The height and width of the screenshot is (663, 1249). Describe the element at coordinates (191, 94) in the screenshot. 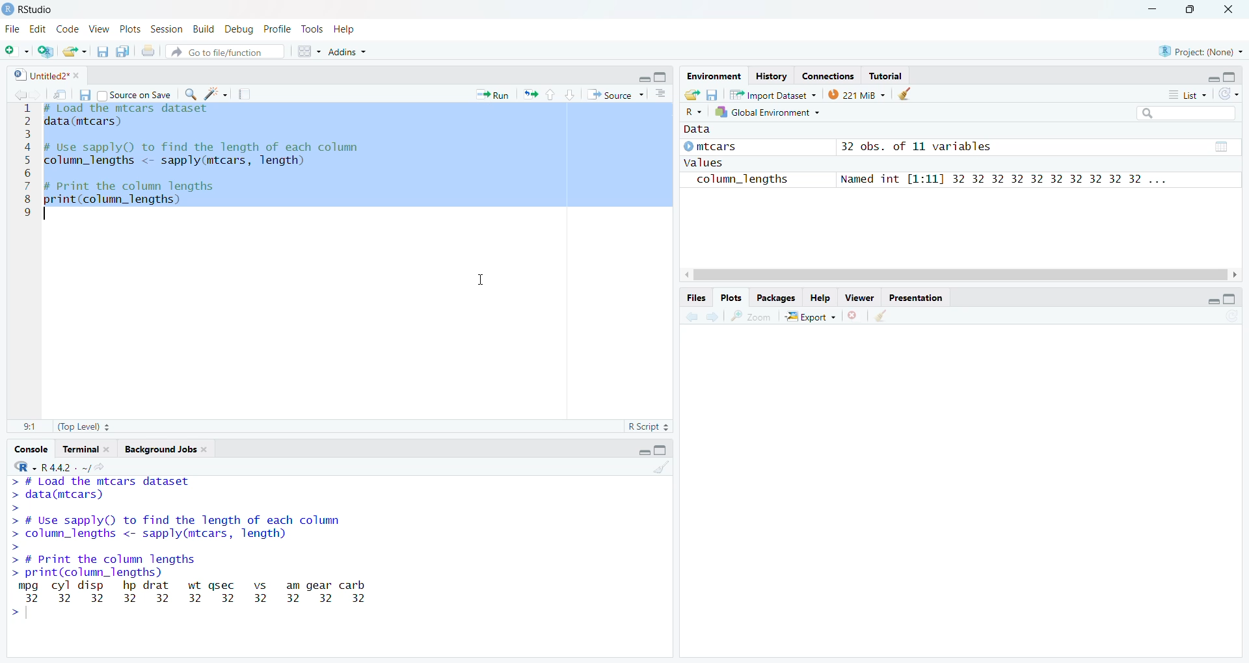

I see `Find and Replace` at that location.